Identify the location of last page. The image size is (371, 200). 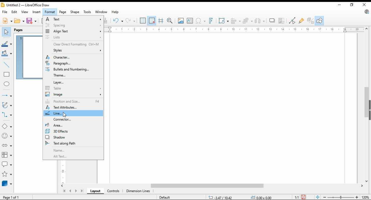
(82, 191).